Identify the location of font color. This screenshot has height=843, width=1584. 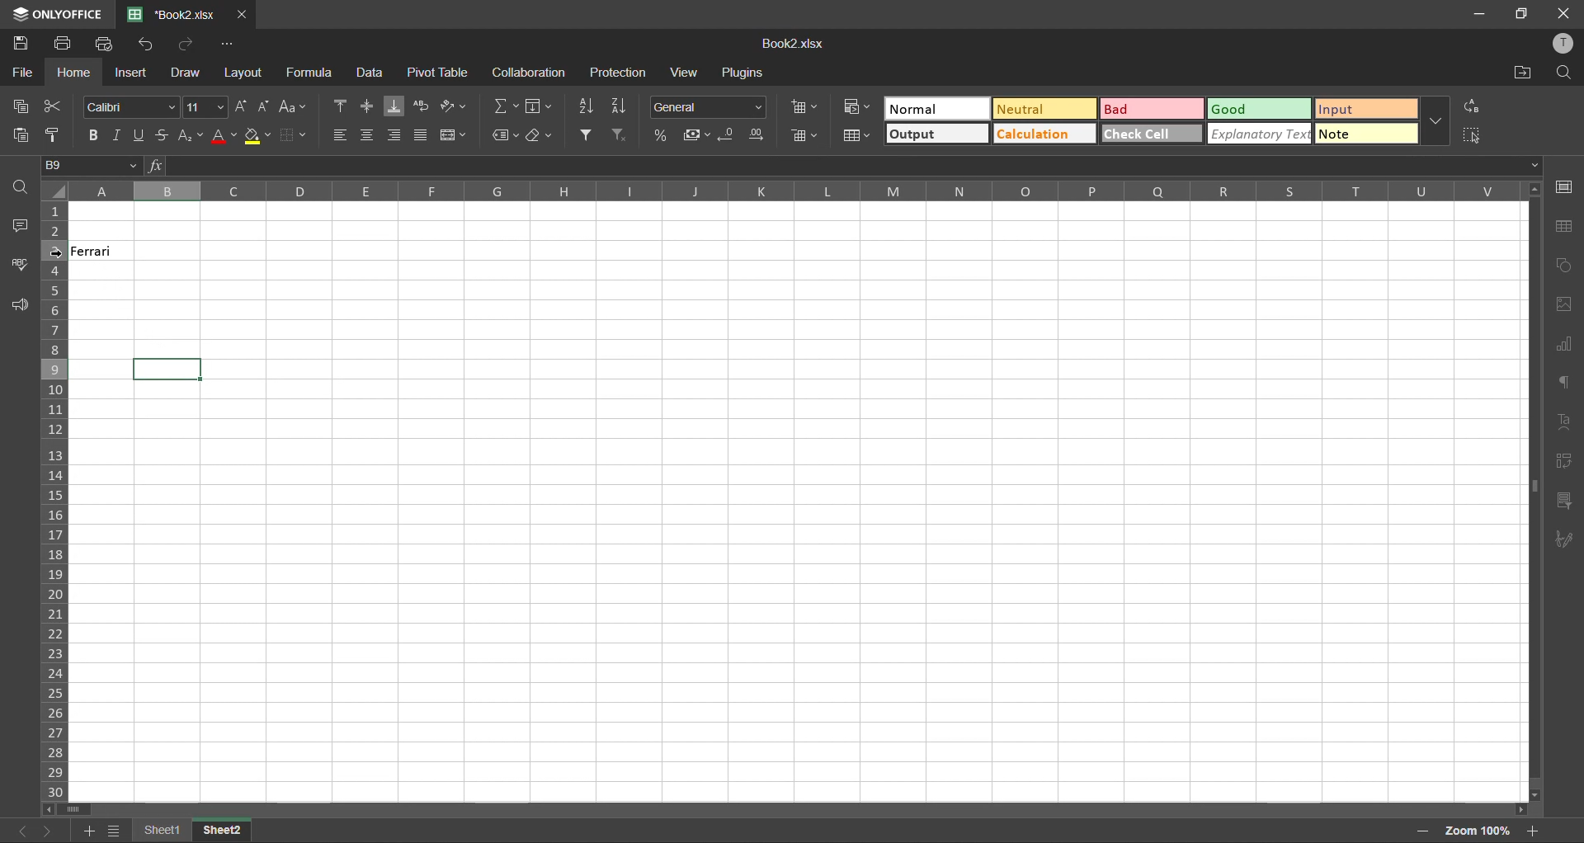
(224, 135).